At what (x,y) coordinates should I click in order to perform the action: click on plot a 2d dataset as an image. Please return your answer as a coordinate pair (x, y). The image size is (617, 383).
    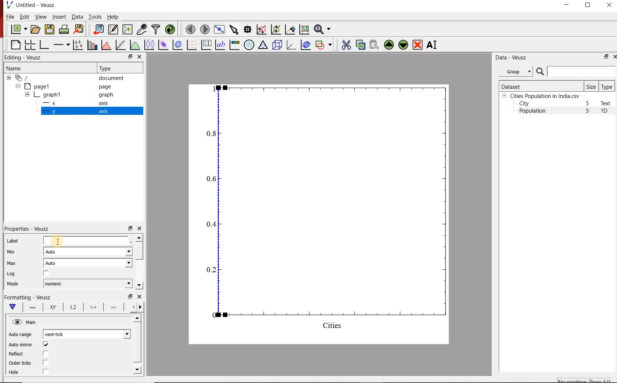
    Looking at the image, I should click on (162, 44).